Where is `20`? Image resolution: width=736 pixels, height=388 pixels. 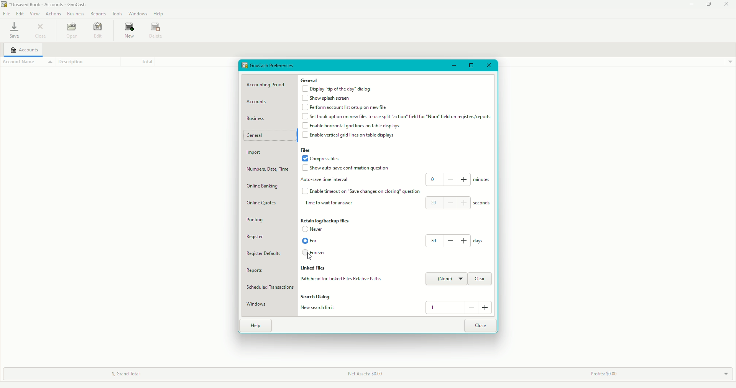 20 is located at coordinates (448, 202).